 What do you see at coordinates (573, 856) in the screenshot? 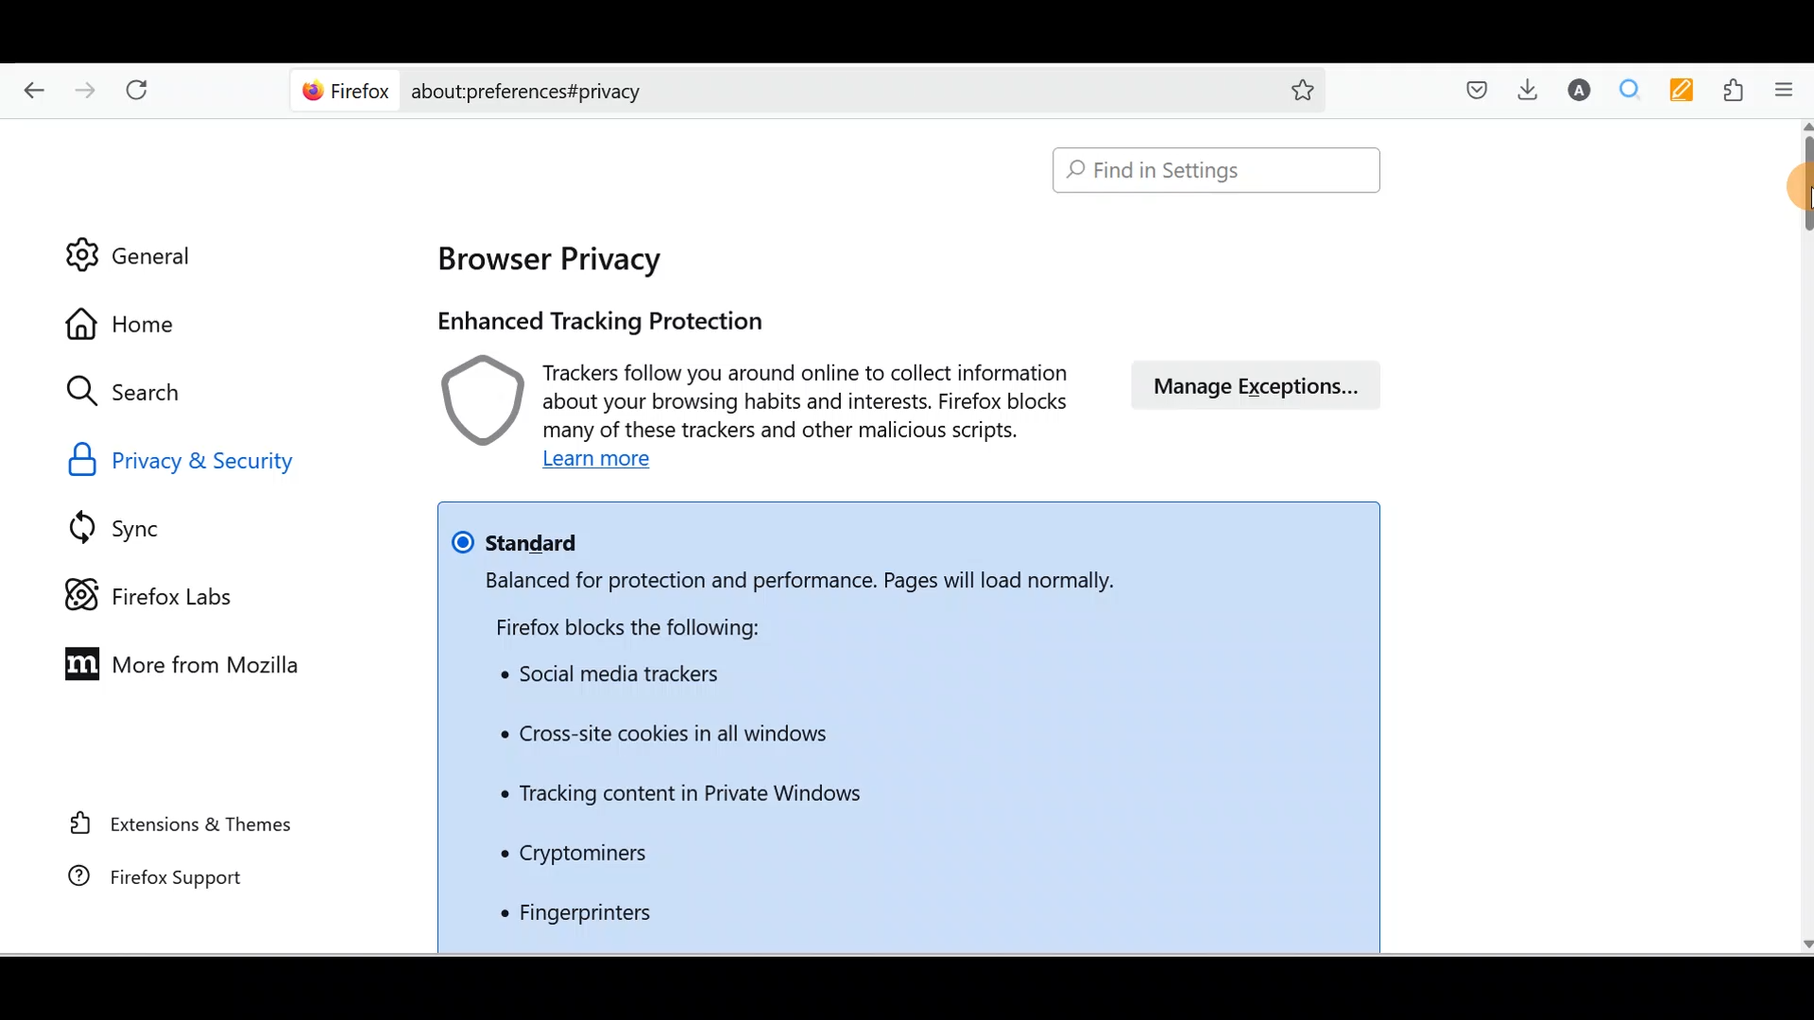
I see `* Cryptominers` at bounding box center [573, 856].